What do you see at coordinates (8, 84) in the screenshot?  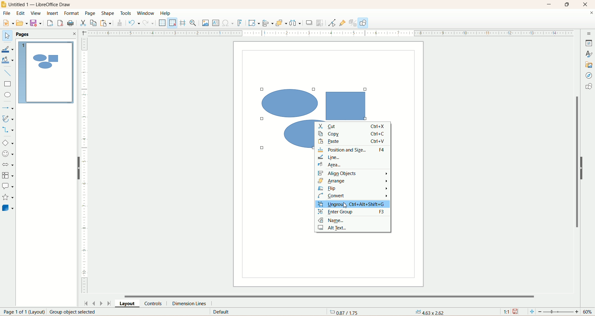 I see `rectangle` at bounding box center [8, 84].